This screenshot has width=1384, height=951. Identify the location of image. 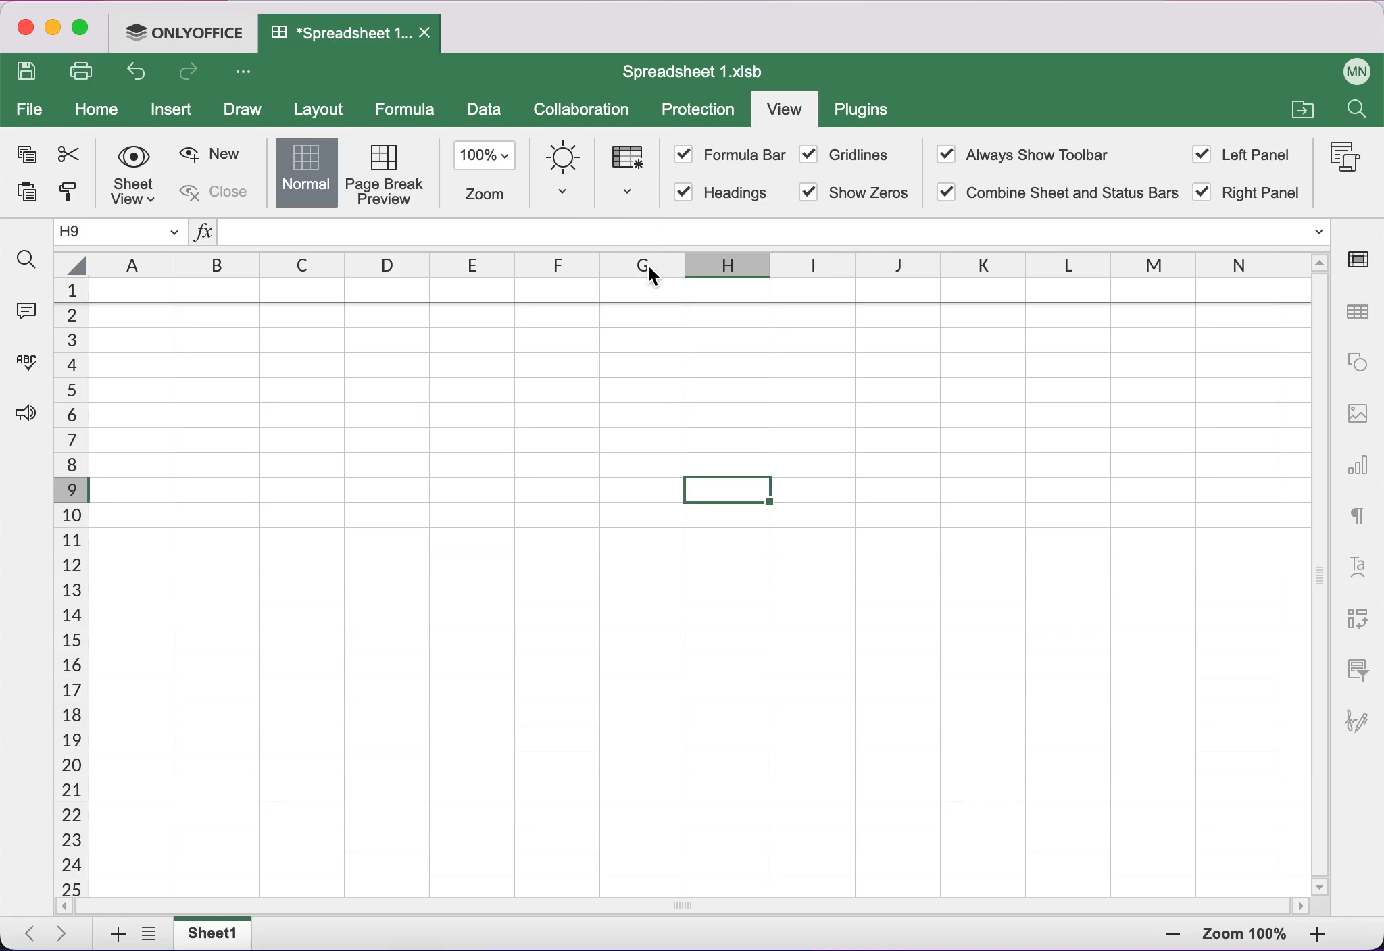
(1356, 421).